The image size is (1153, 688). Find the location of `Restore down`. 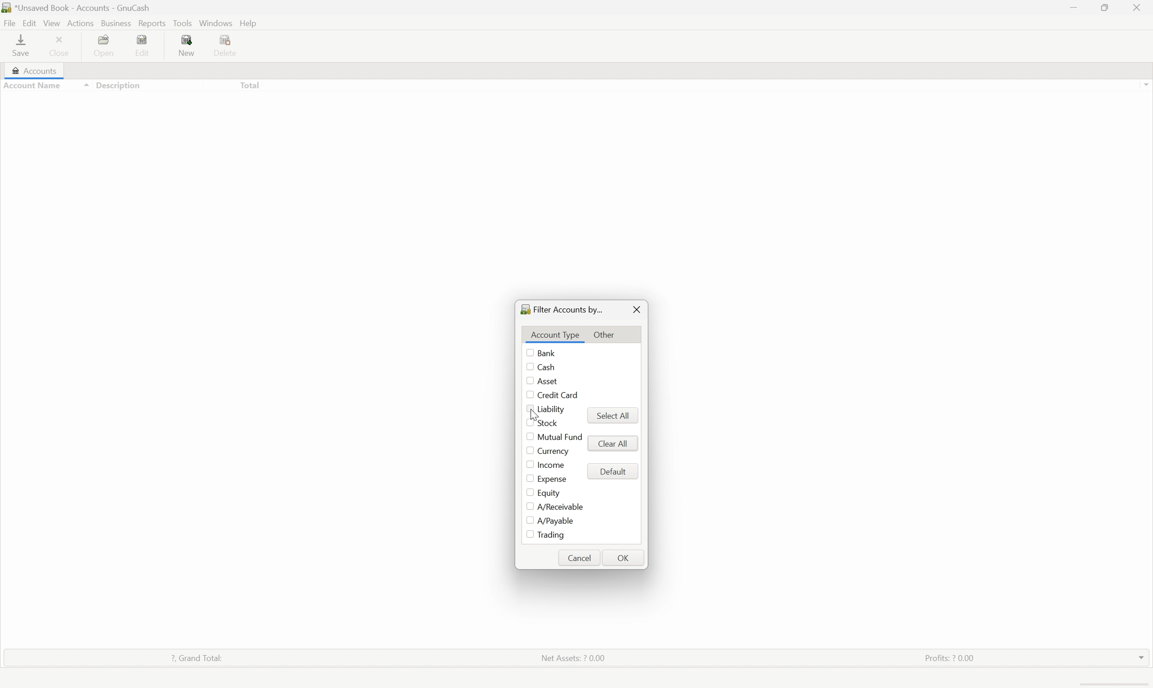

Restore down is located at coordinates (1108, 7).